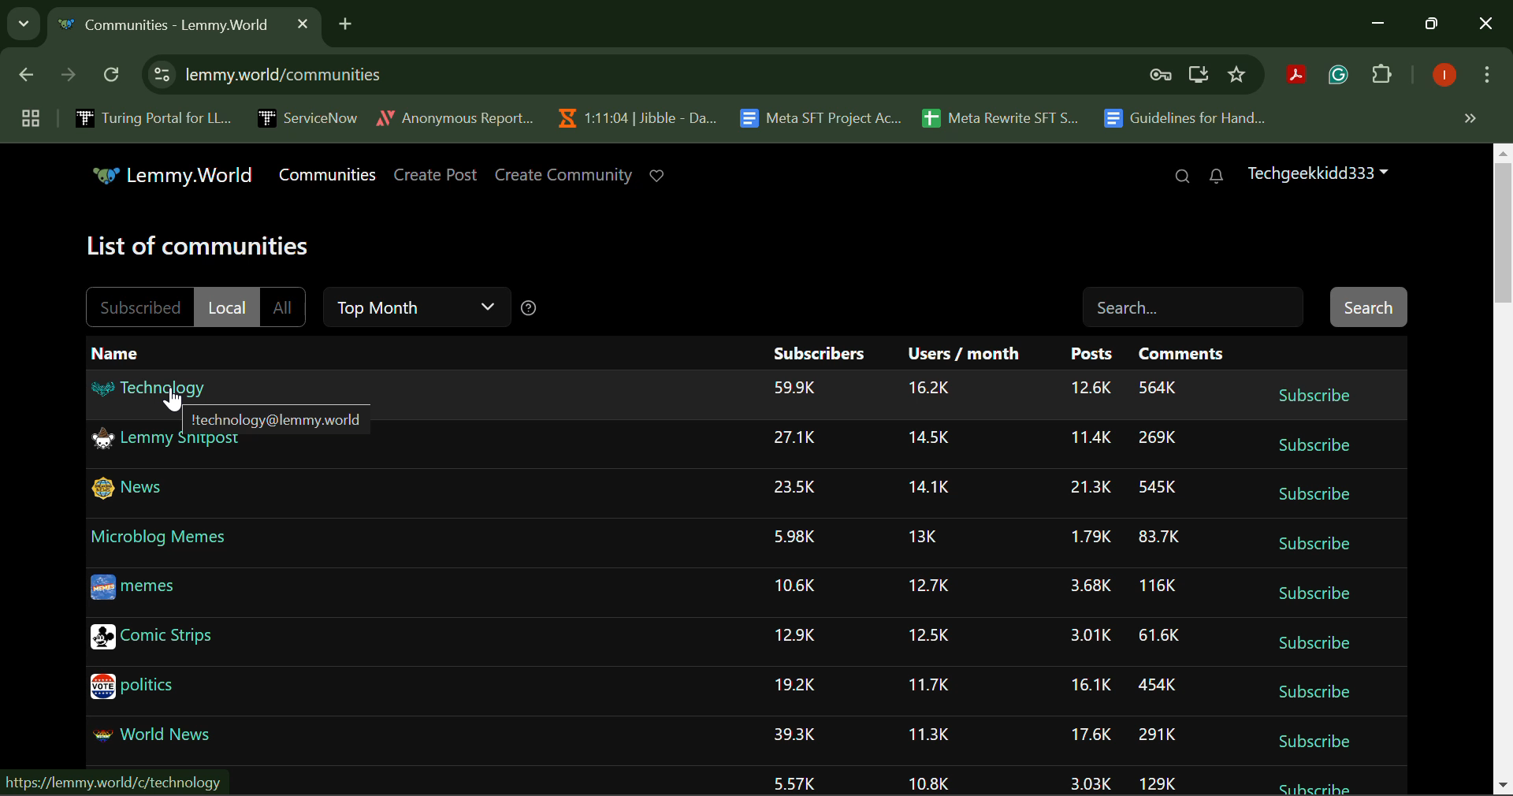 This screenshot has width=1513, height=796. I want to click on Search Button, so click(1368, 306).